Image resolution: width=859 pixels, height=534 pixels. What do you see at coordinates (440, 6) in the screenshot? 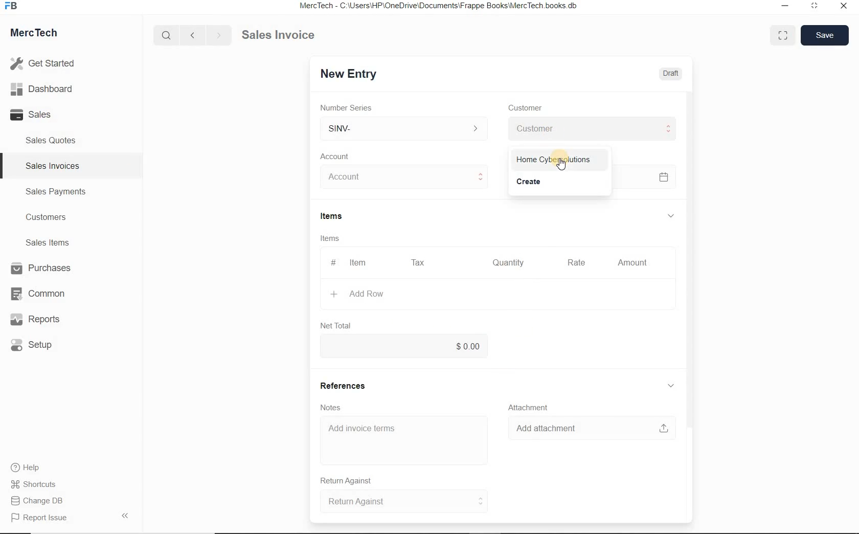
I see `MercTech - C:\Users\HP\OneDrive\Documents\Frappe Books\MercTech books db` at bounding box center [440, 6].